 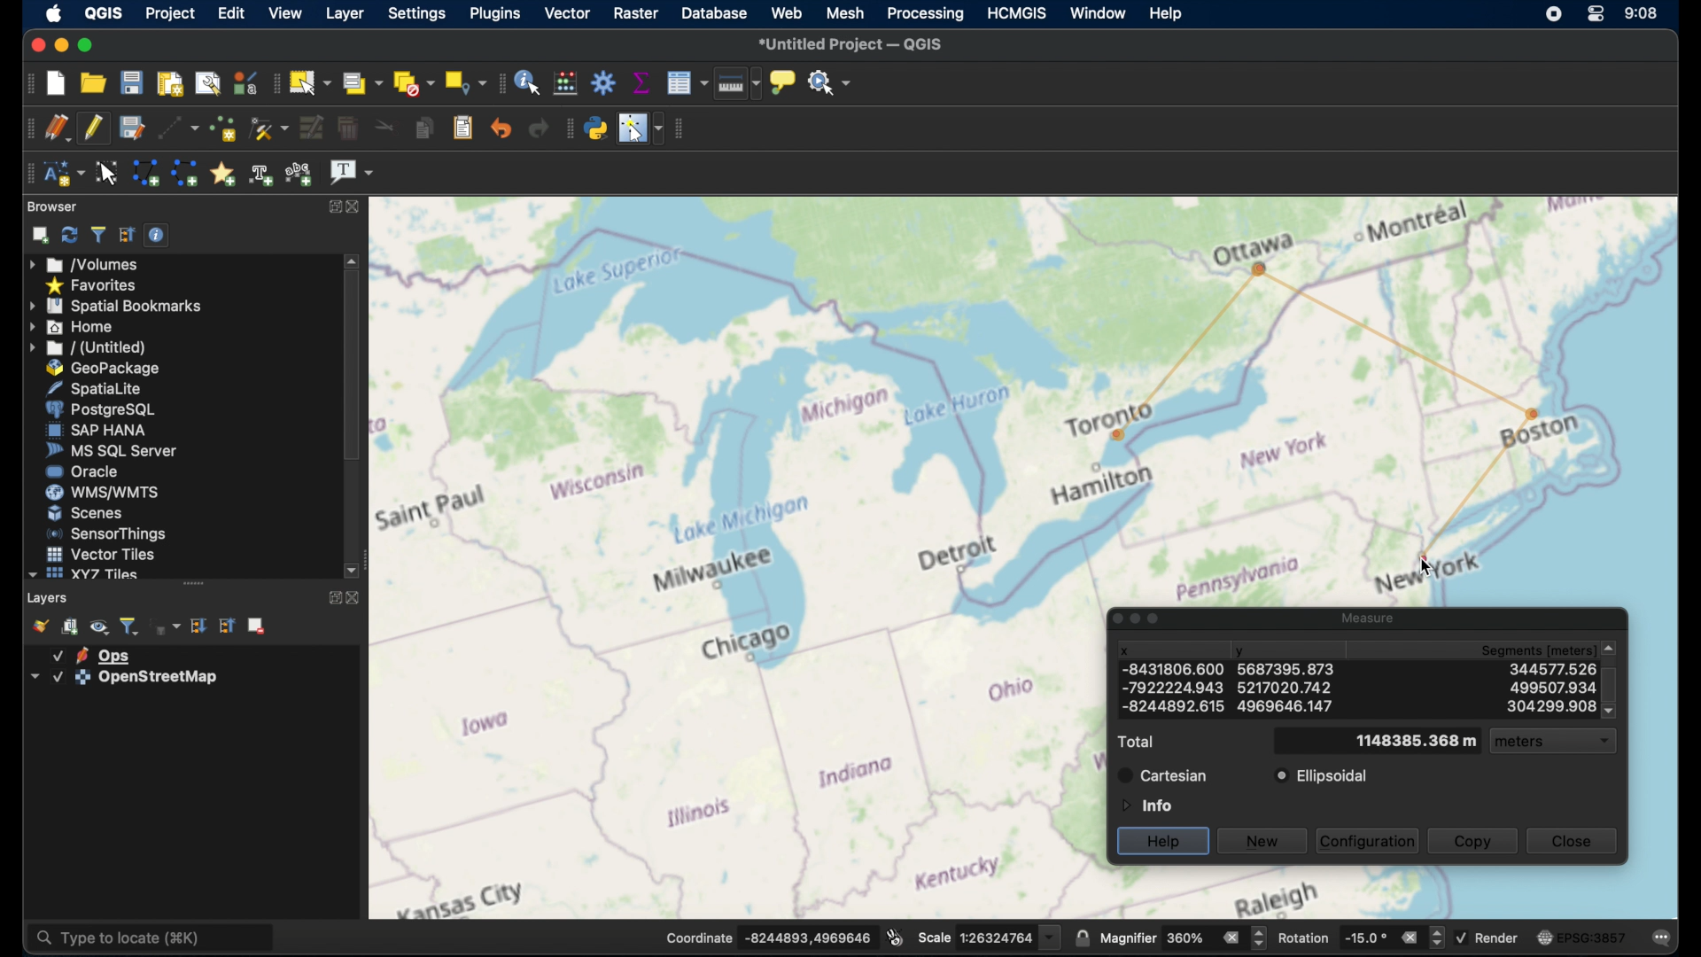 I want to click on new annotation layer, so click(x=63, y=174).